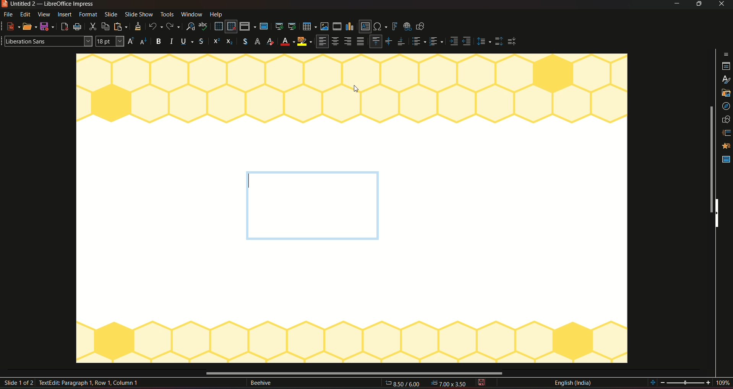 Image resolution: width=733 pixels, height=389 pixels. What do you see at coordinates (175, 26) in the screenshot?
I see `redo` at bounding box center [175, 26].